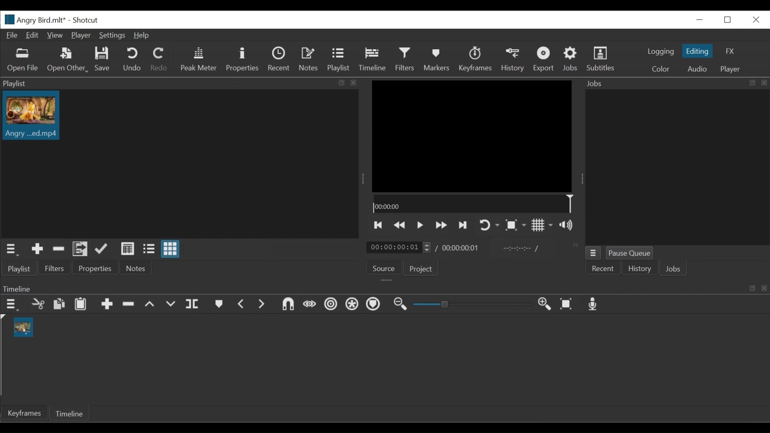 This screenshot has width=770, height=433. I want to click on Timeline menu, so click(13, 305).